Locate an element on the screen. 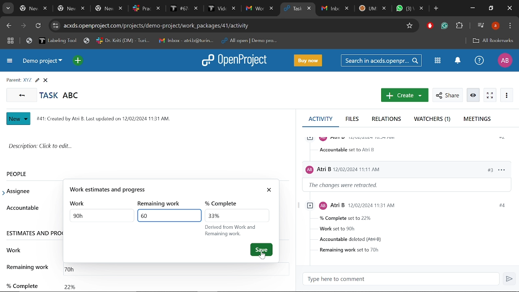  Save is located at coordinates (262, 248).